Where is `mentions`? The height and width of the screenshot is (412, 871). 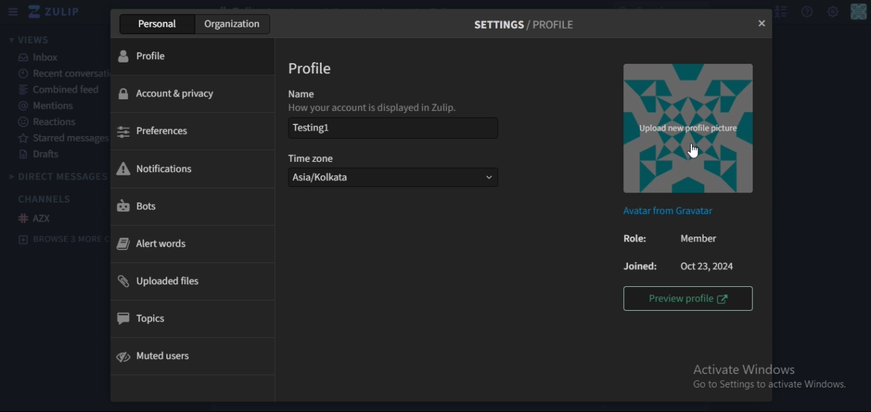
mentions is located at coordinates (54, 106).